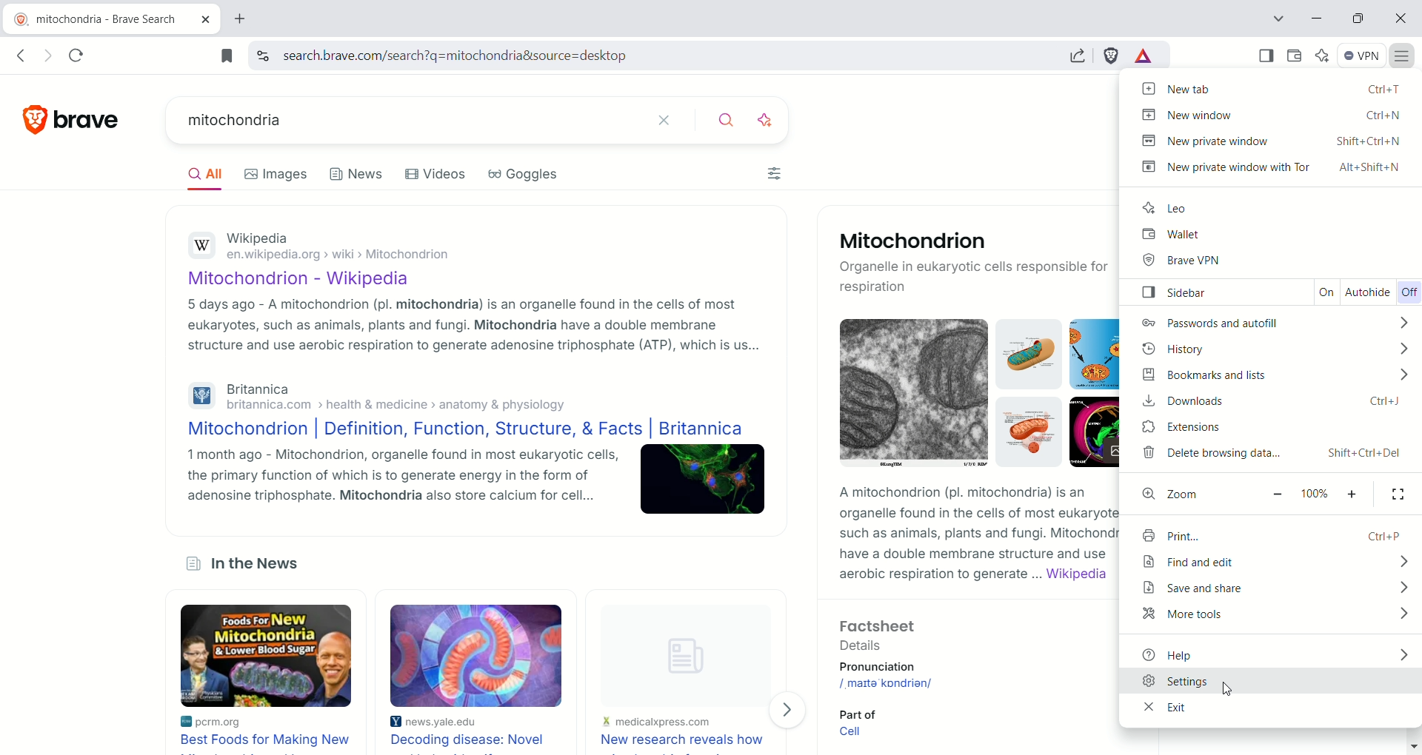 The height and width of the screenshot is (755, 1422). Describe the element at coordinates (1272, 113) in the screenshot. I see `new window` at that location.